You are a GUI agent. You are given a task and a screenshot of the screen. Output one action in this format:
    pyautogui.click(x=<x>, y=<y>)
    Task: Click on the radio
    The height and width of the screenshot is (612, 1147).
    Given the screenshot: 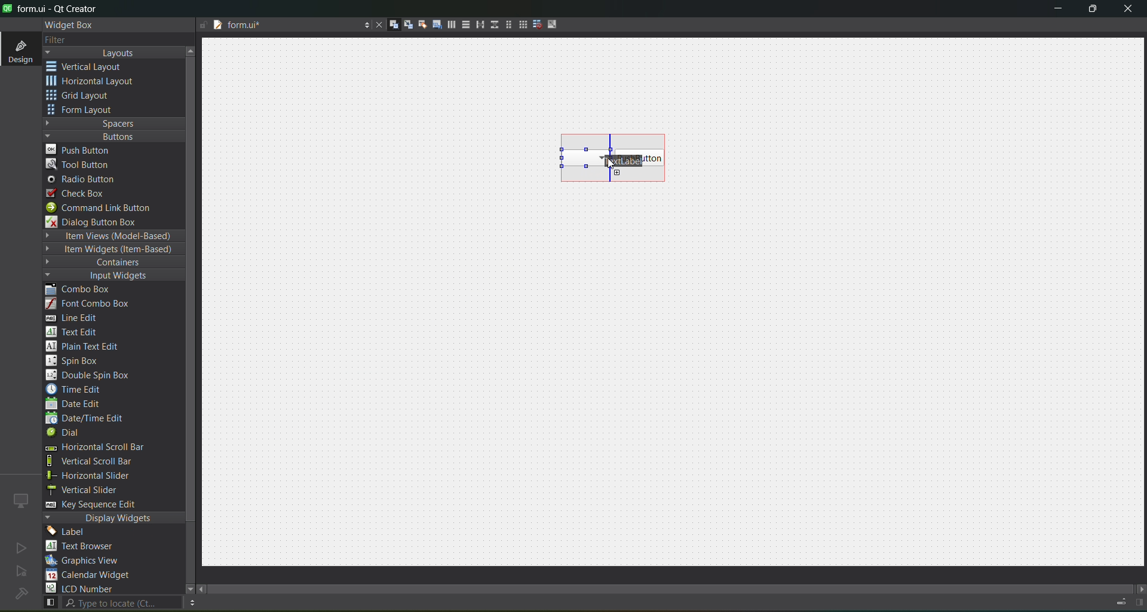 What is the action you would take?
    pyautogui.click(x=85, y=180)
    